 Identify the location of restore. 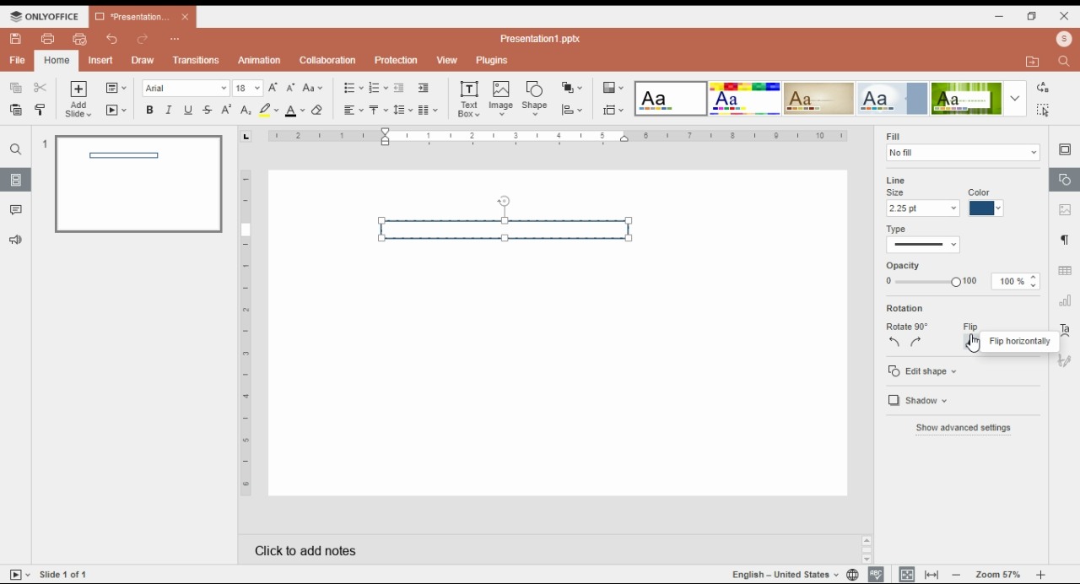
(1033, 17).